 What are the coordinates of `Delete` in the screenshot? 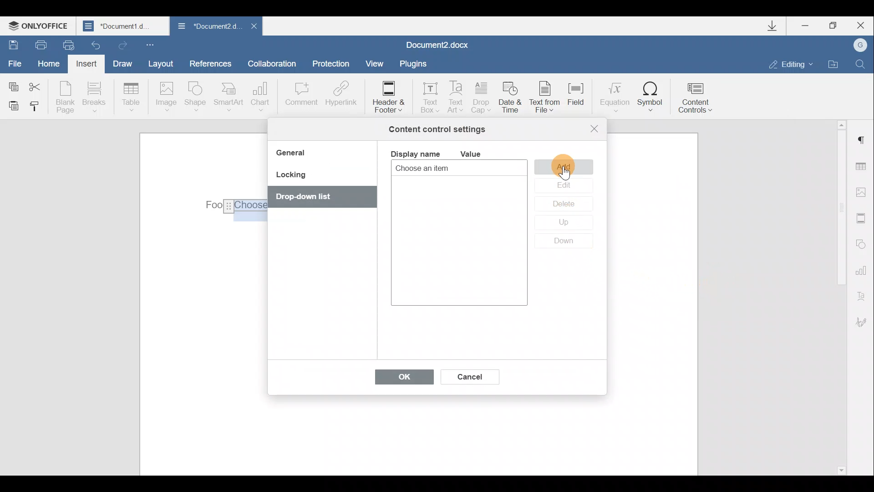 It's located at (562, 205).